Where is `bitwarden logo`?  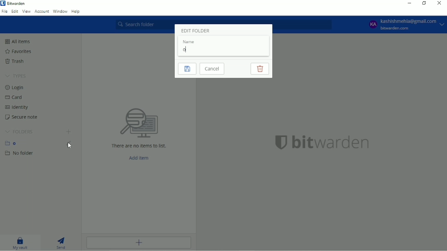
bitwarden logo is located at coordinates (278, 141).